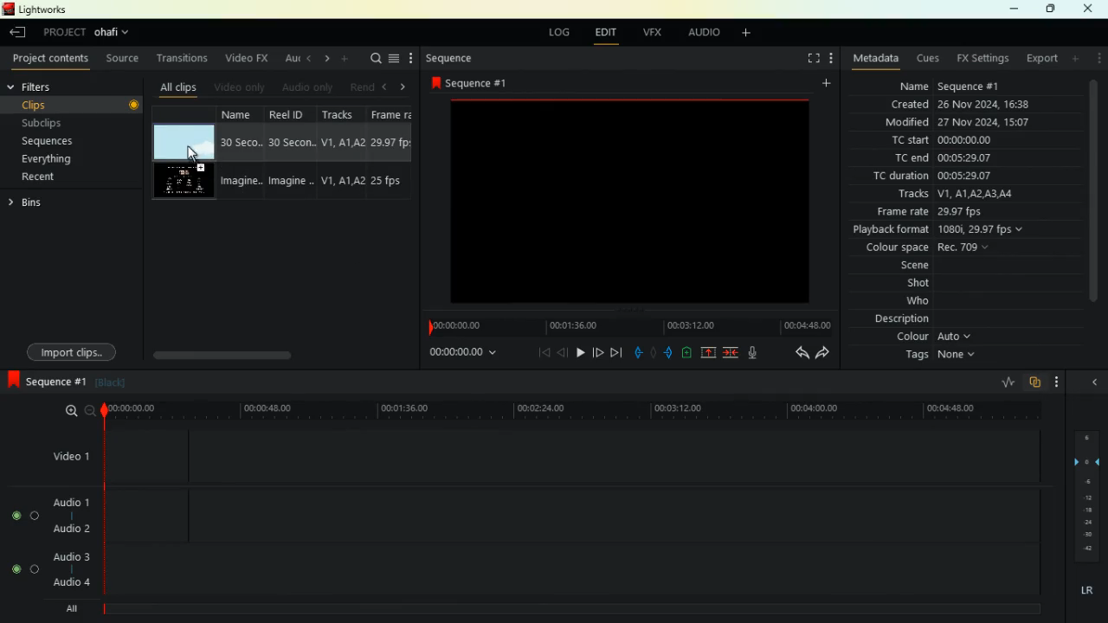  Describe the element at coordinates (242, 88) in the screenshot. I see `videos only` at that location.